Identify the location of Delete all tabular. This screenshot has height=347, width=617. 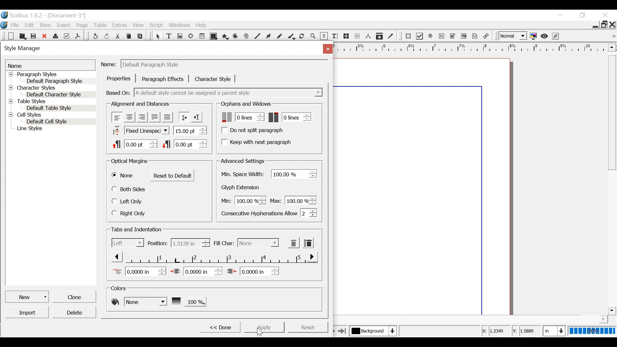
(308, 243).